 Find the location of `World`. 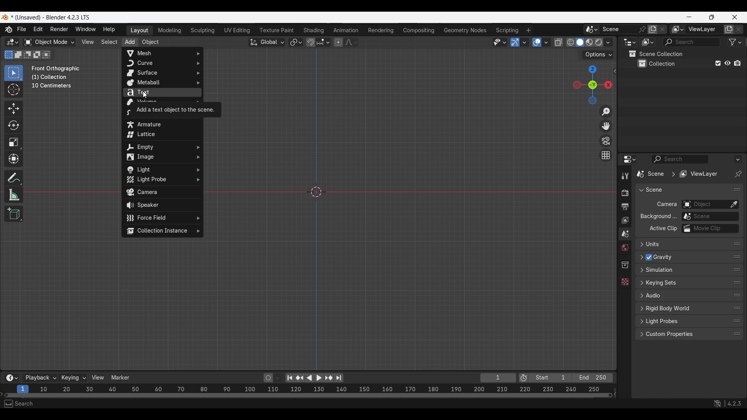

World is located at coordinates (624, 248).